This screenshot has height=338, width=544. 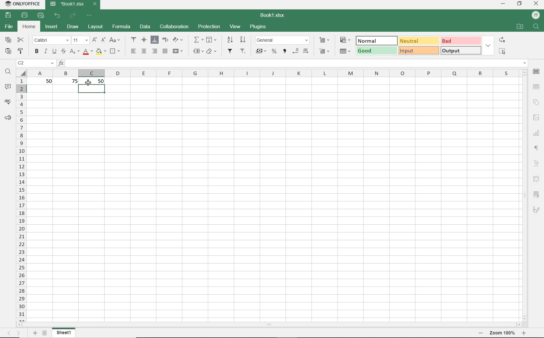 I want to click on move sheets, so click(x=14, y=333).